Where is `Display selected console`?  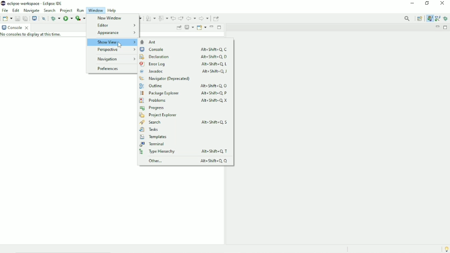
Display selected console is located at coordinates (189, 28).